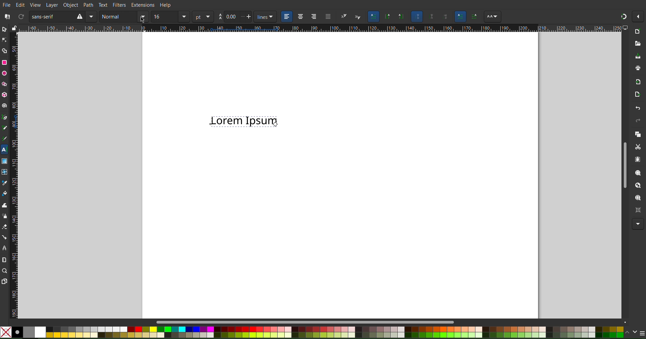  I want to click on Print, so click(638, 68).